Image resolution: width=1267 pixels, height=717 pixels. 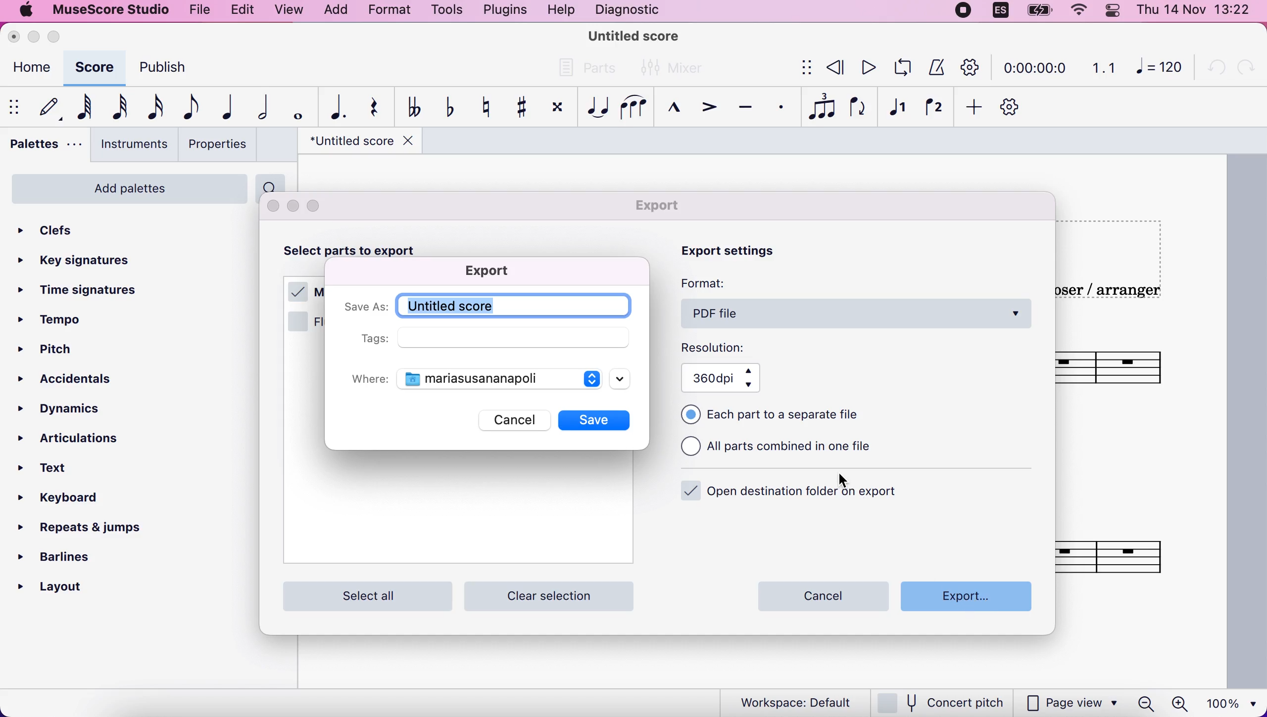 What do you see at coordinates (794, 450) in the screenshot?
I see `all parts combined in one file` at bounding box center [794, 450].